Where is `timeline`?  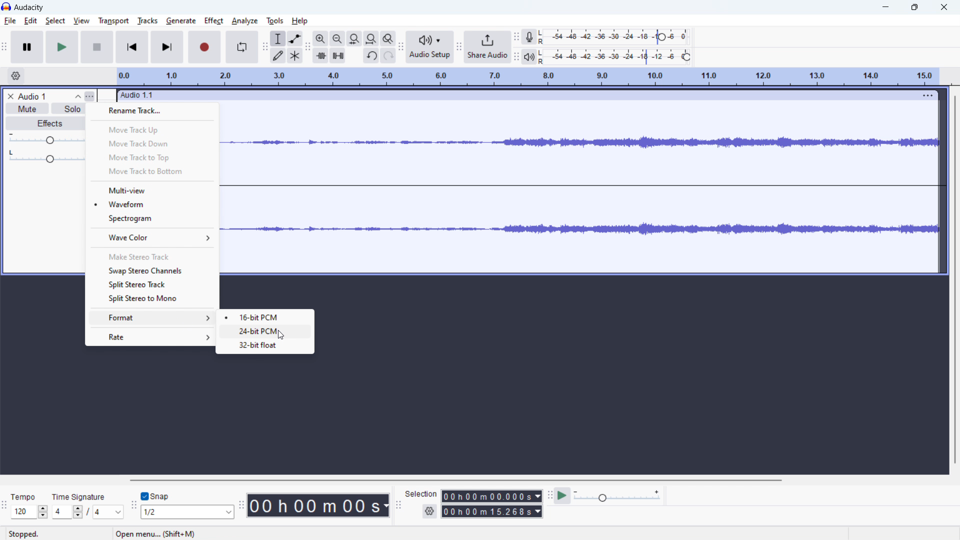
timeline is located at coordinates (529, 76).